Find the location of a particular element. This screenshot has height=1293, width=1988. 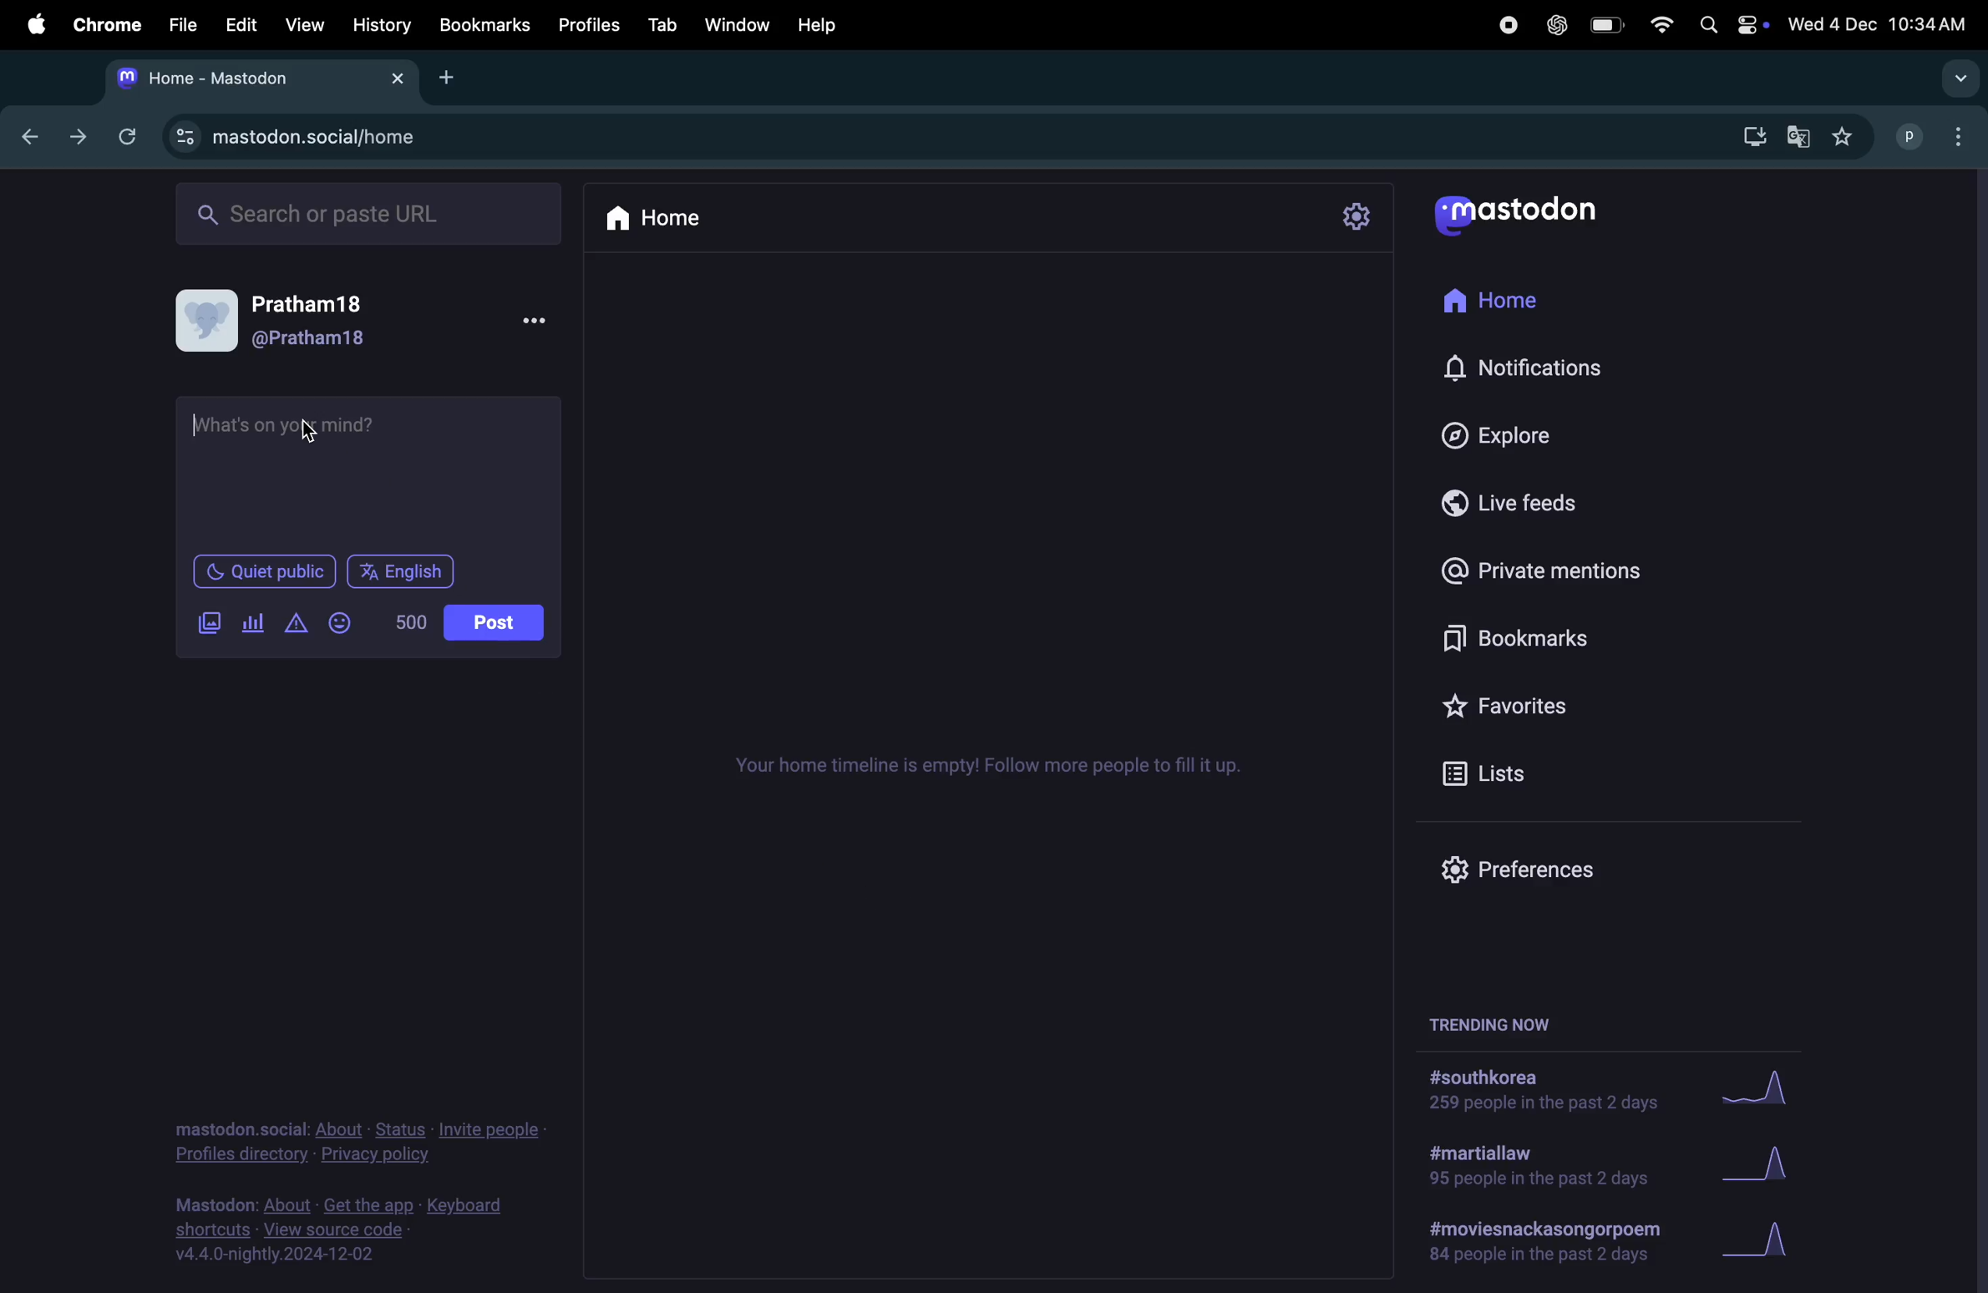

go back is located at coordinates (25, 134).